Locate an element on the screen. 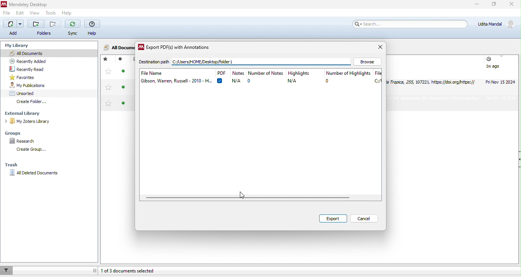 The width and height of the screenshot is (521, 277). export pdf with annotations is located at coordinates (176, 48).